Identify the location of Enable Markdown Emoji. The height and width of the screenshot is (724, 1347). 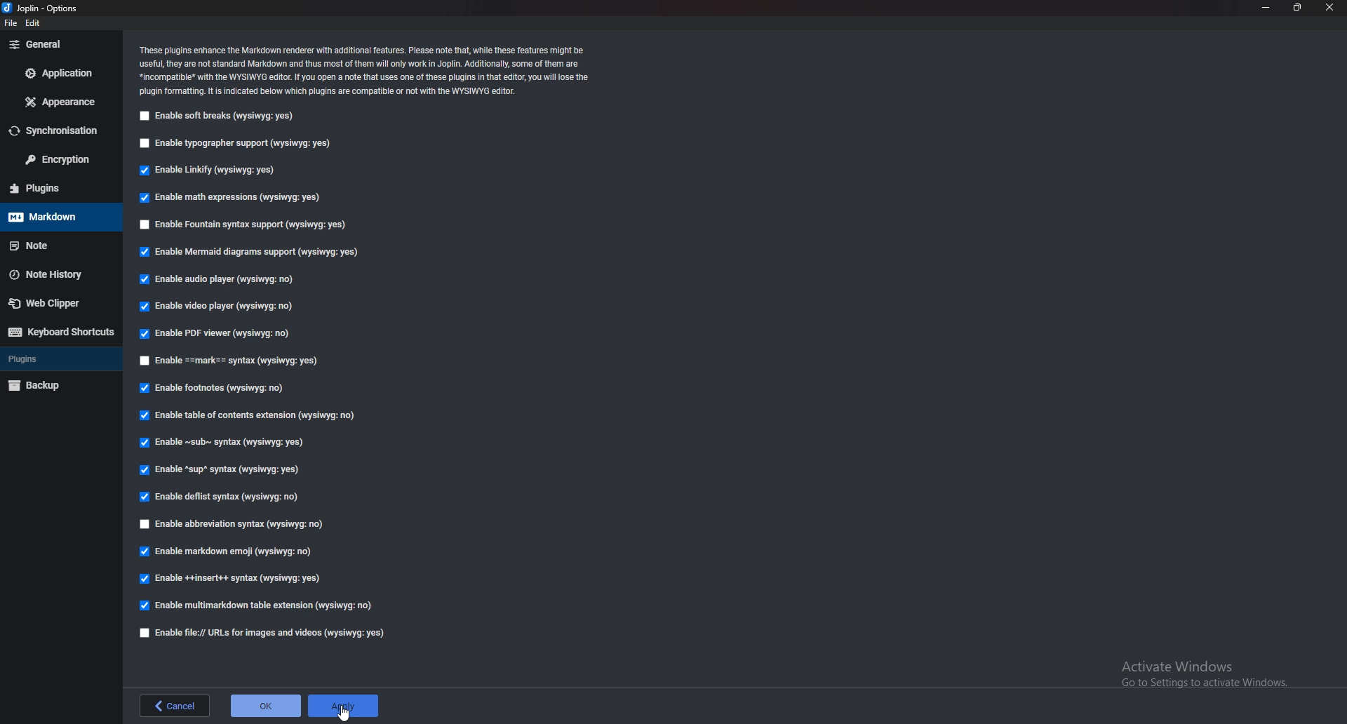
(227, 551).